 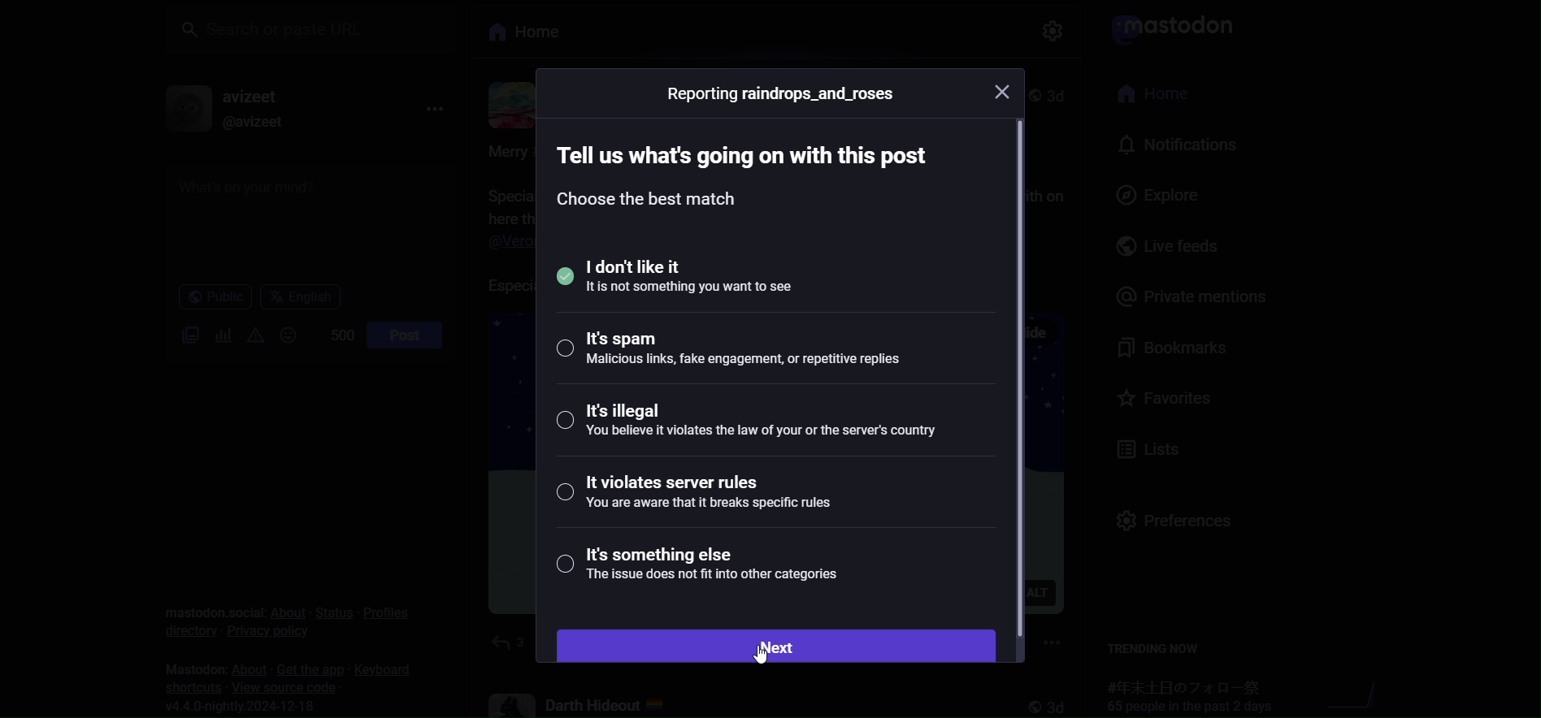 I want to click on spam, so click(x=750, y=352).